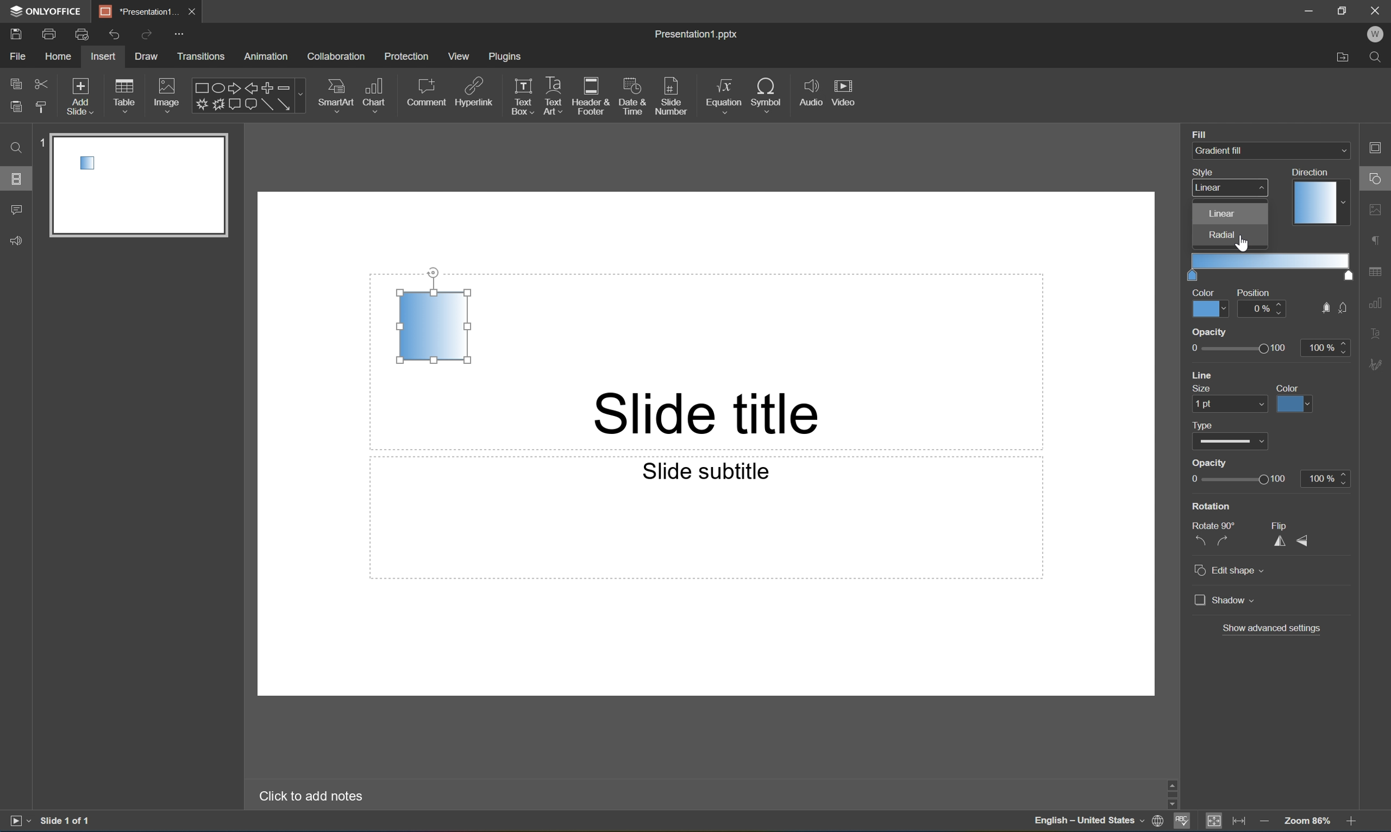 The width and height of the screenshot is (1391, 832). What do you see at coordinates (267, 105) in the screenshot?
I see `Rectangle` at bounding box center [267, 105].